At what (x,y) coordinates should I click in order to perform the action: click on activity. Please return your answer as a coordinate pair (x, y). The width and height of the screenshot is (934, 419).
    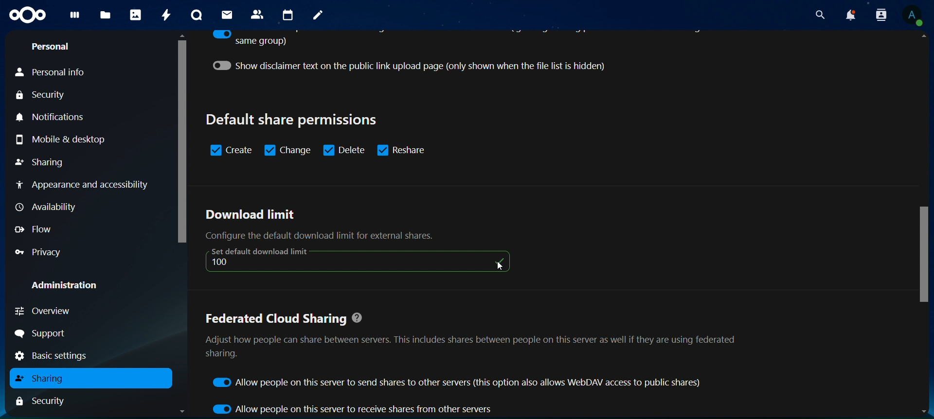
    Looking at the image, I should click on (165, 16).